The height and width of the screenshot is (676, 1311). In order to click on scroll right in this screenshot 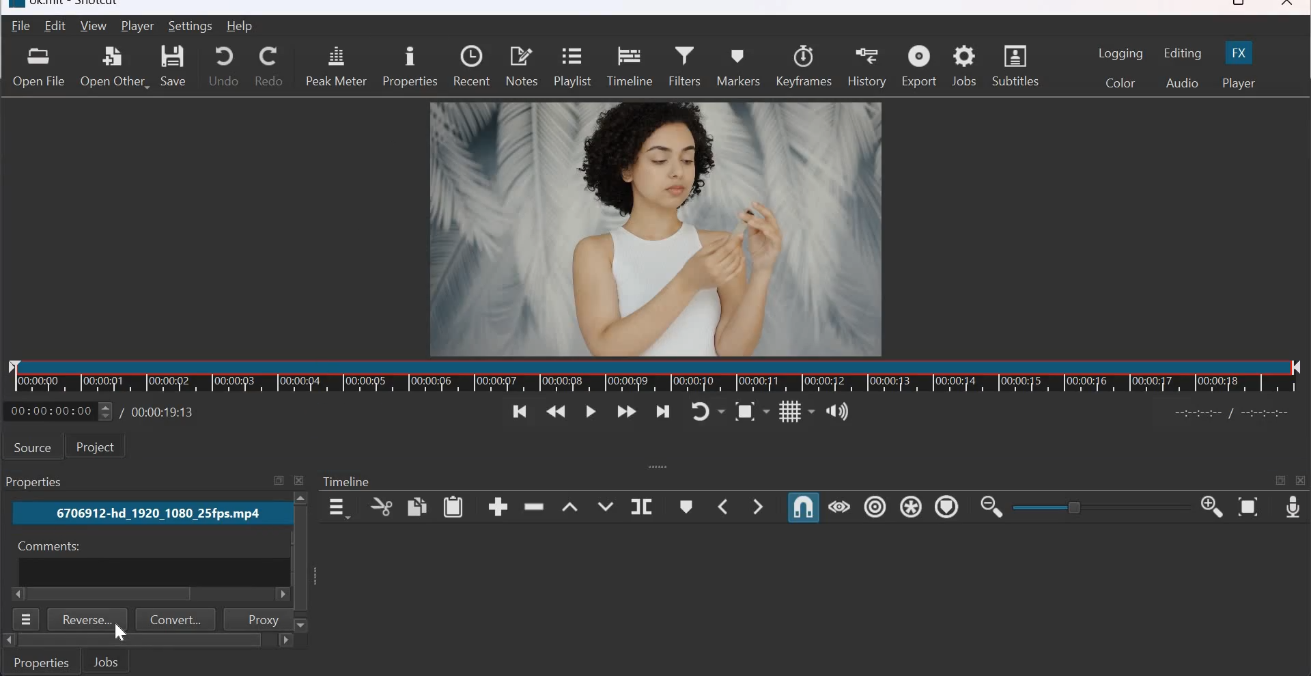, I will do `click(284, 641)`.